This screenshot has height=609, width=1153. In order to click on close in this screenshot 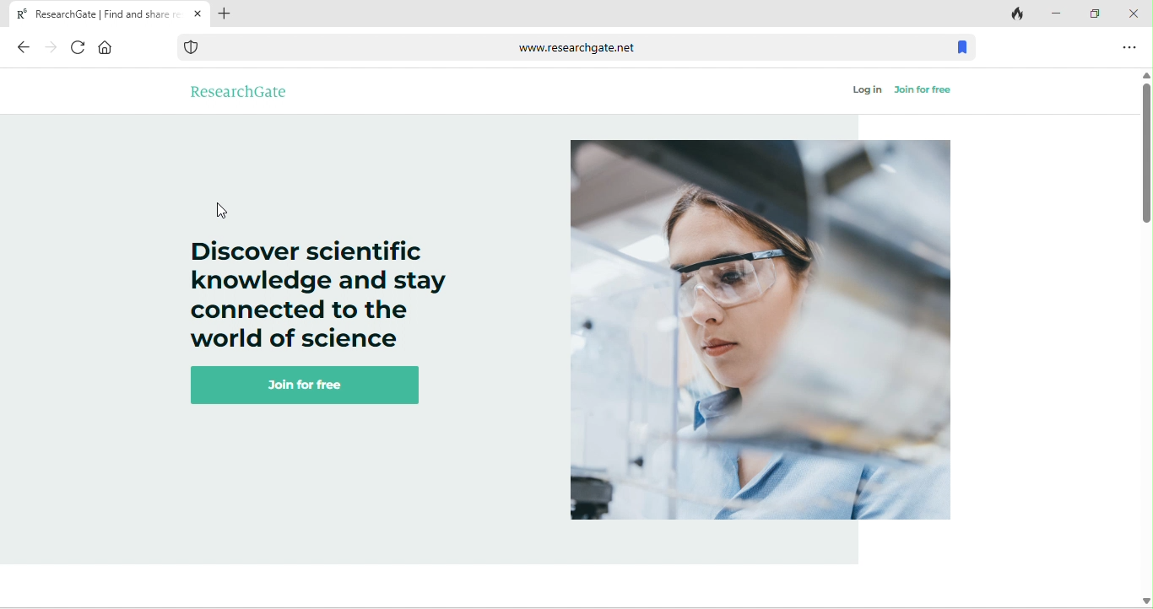, I will do `click(1133, 12)`.